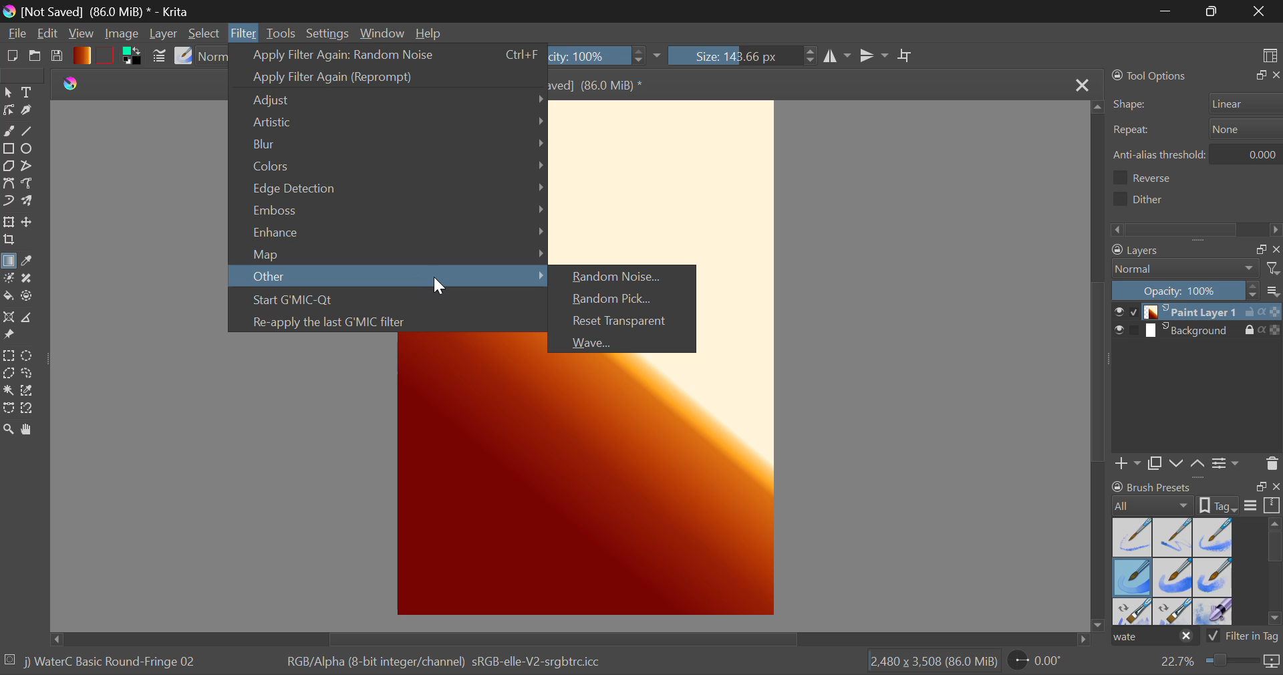 This screenshot has width=1283, height=675. What do you see at coordinates (1042, 664) in the screenshot?
I see `Page Rotation` at bounding box center [1042, 664].